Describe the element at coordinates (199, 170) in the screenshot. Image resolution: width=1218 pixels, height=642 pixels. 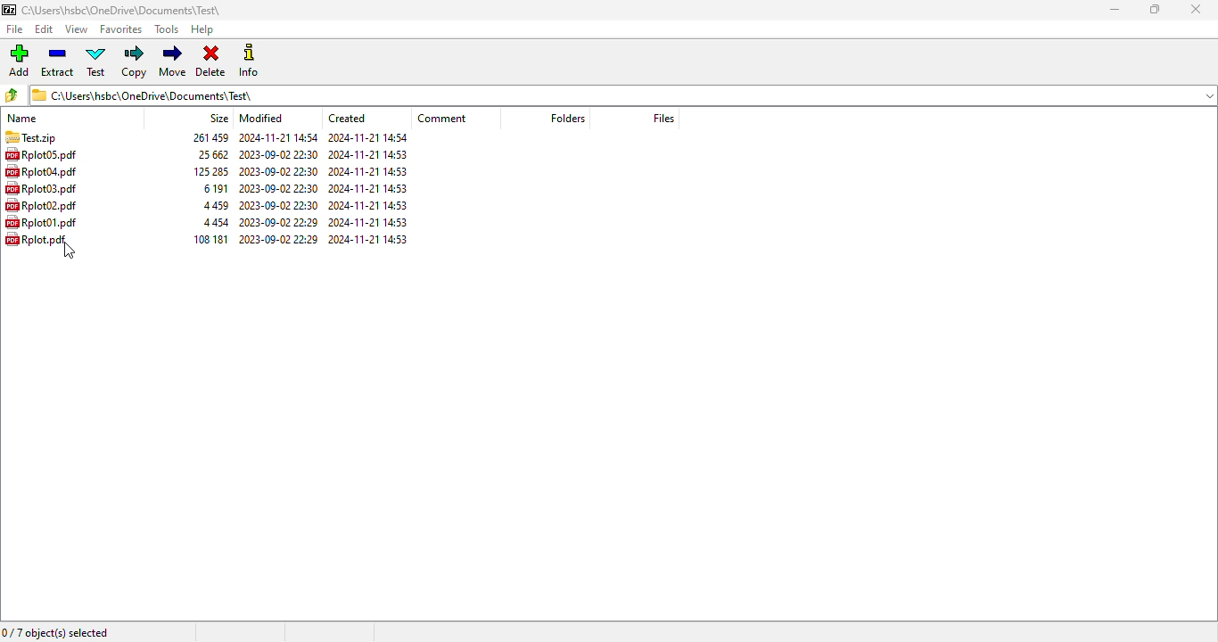
I see `125285` at that location.